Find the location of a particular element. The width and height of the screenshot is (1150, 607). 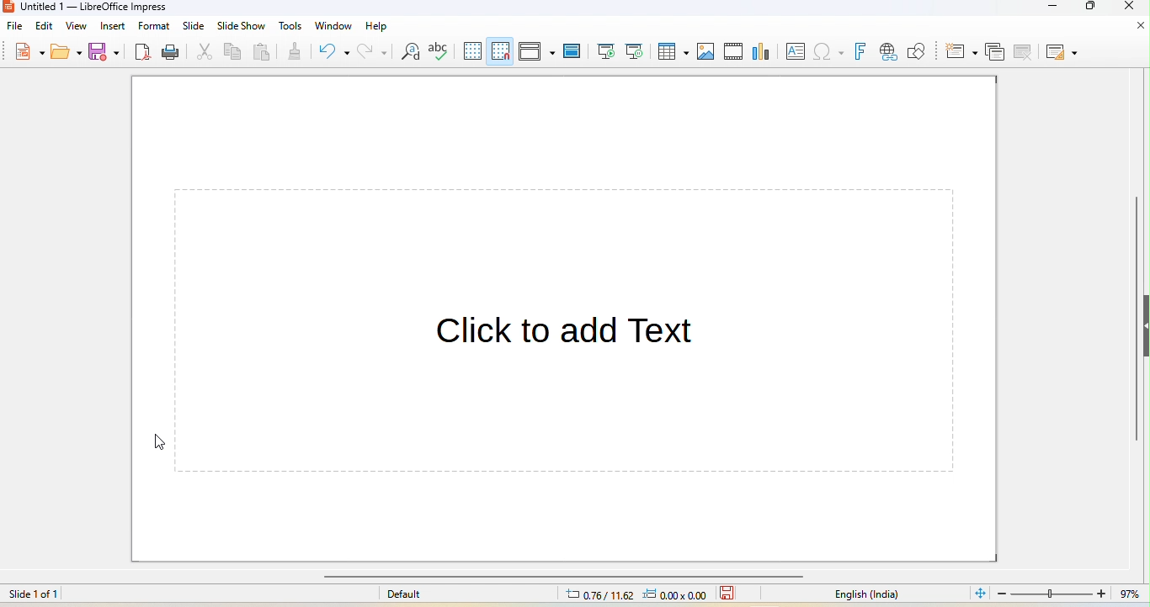

0.00x0.00 (Object position) is located at coordinates (675, 597).